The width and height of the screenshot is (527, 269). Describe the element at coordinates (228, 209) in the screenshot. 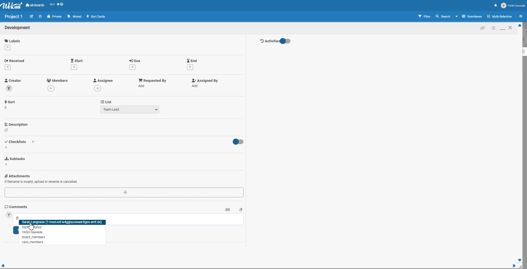

I see `Convert to markdown` at that location.